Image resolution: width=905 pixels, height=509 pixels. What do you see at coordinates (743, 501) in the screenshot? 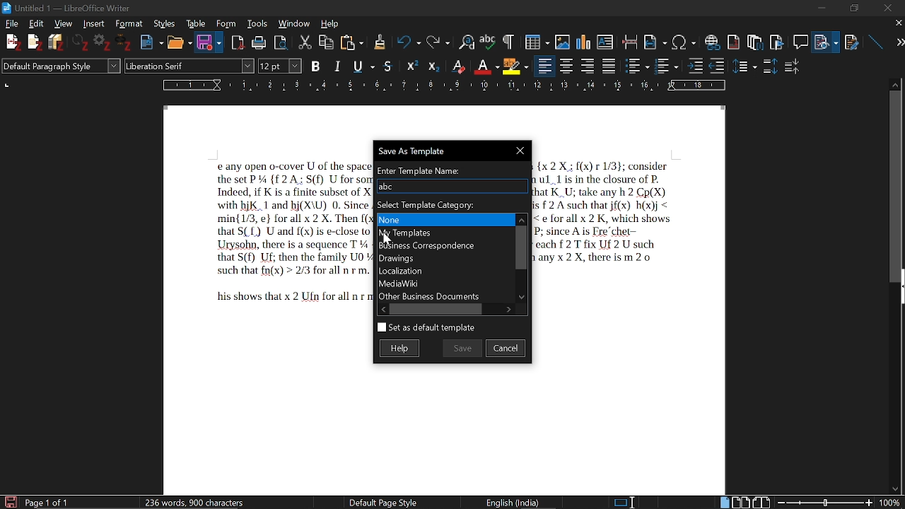
I see `Multiple pages` at bounding box center [743, 501].